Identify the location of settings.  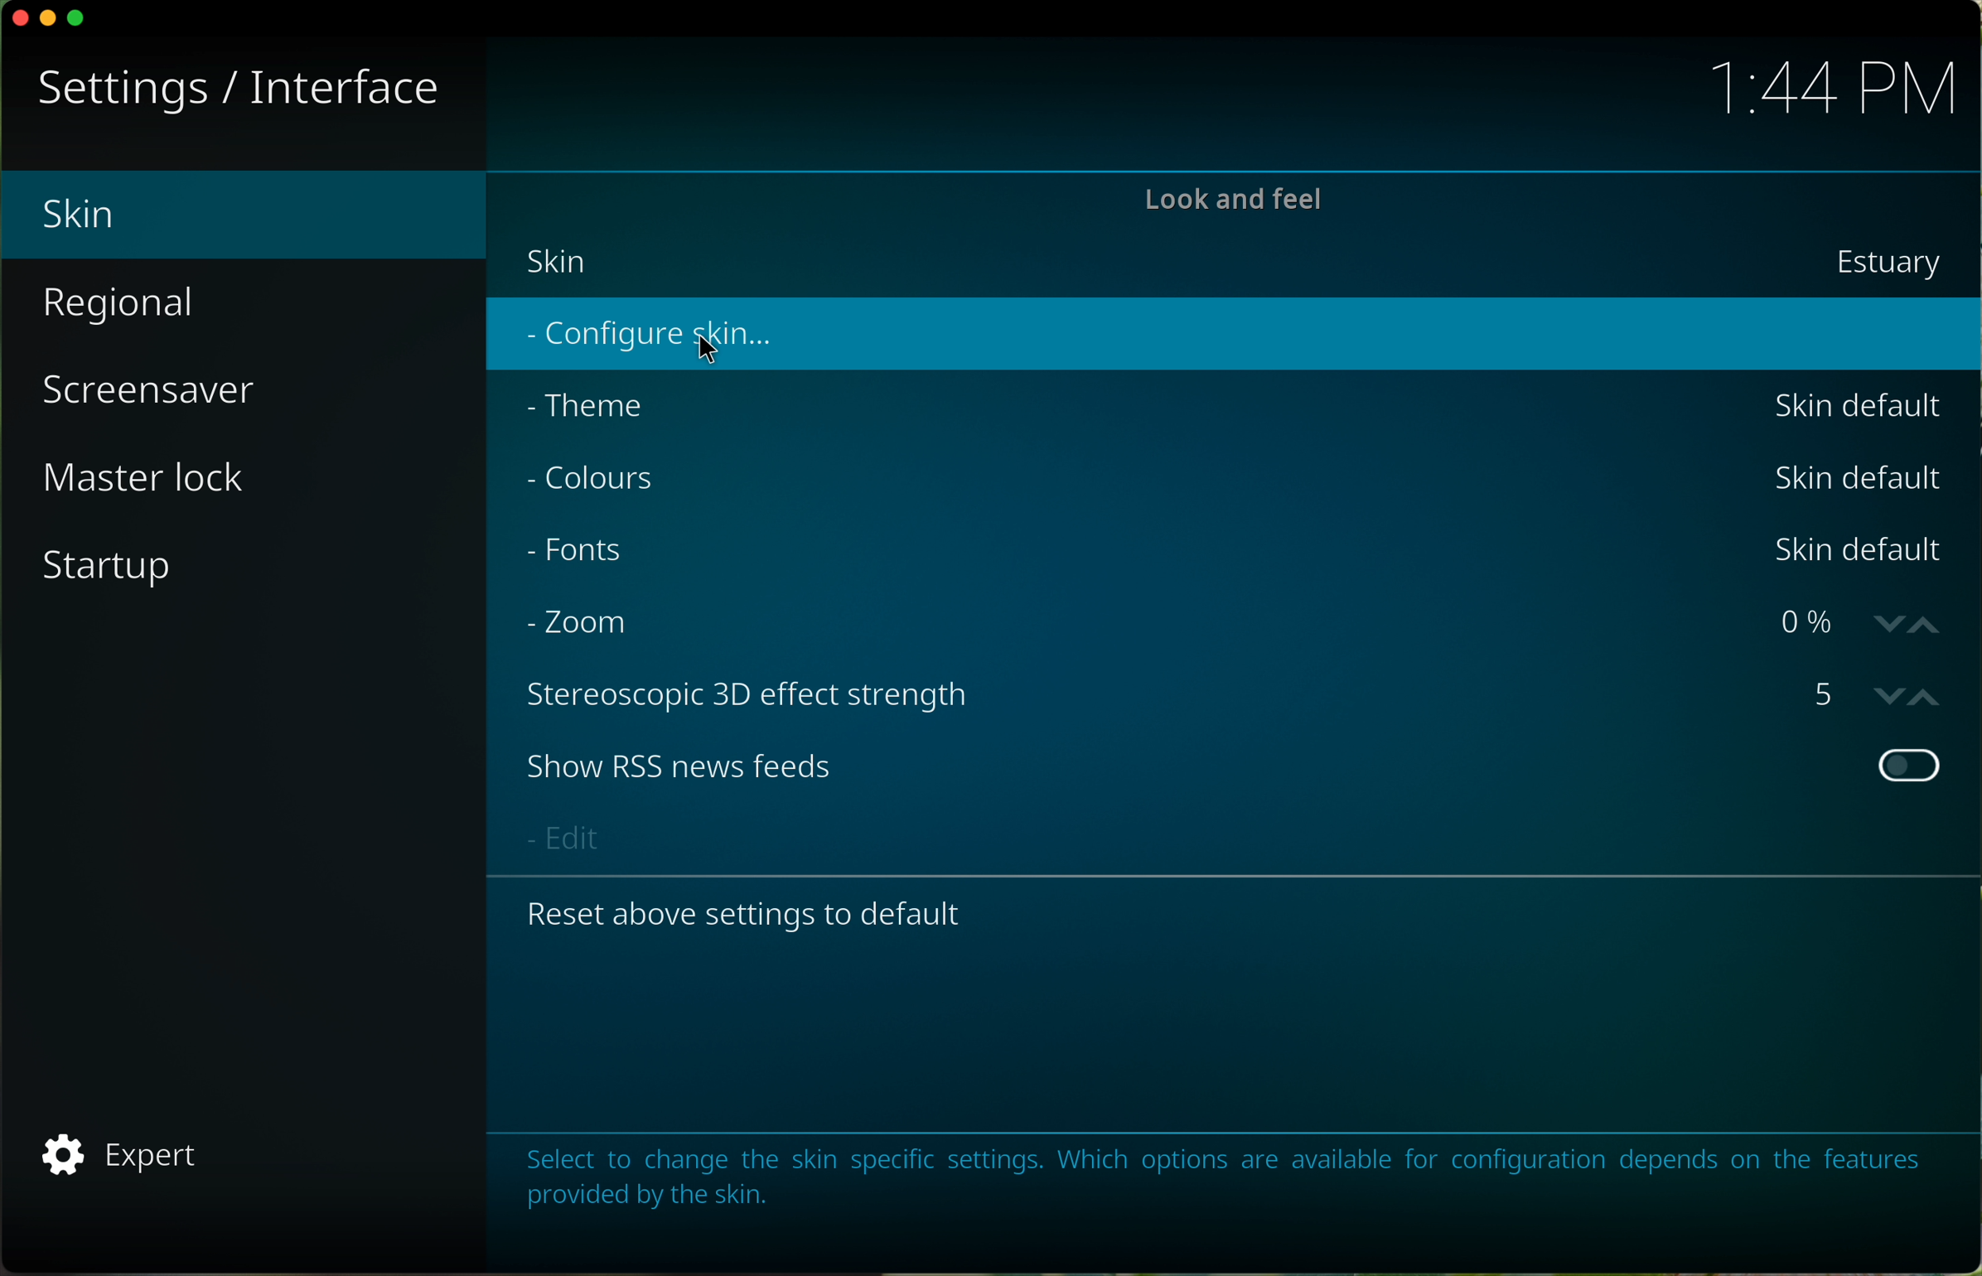
(116, 90).